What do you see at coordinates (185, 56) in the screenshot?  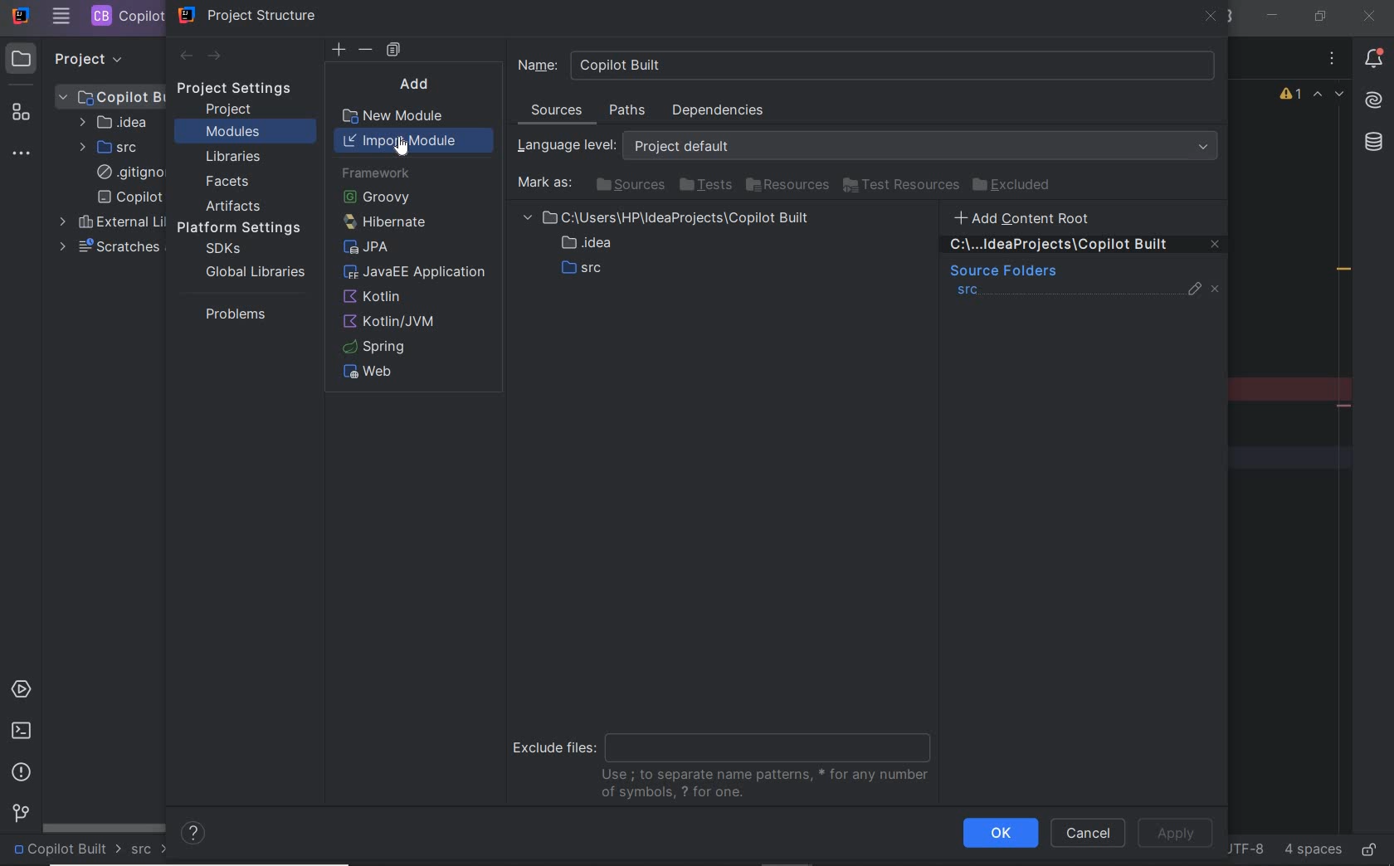 I see `back` at bounding box center [185, 56].